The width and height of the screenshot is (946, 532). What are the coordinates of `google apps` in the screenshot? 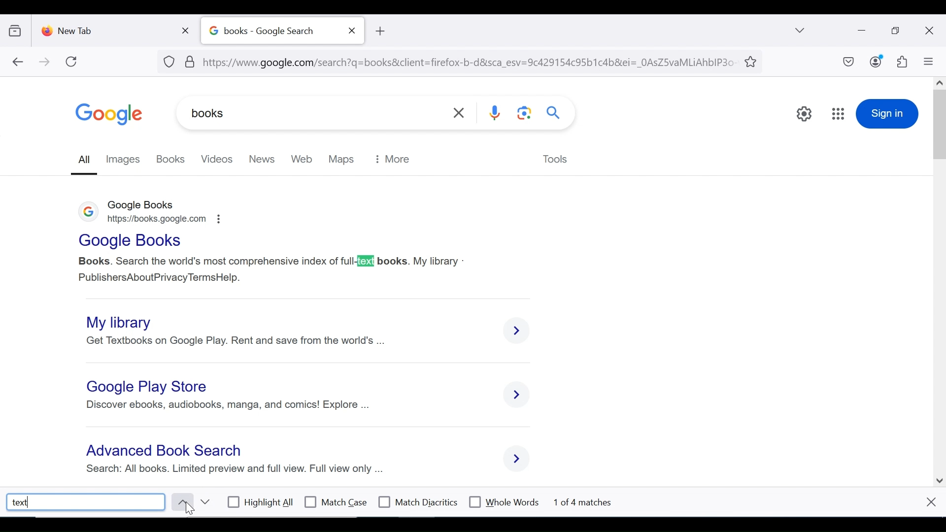 It's located at (839, 114).